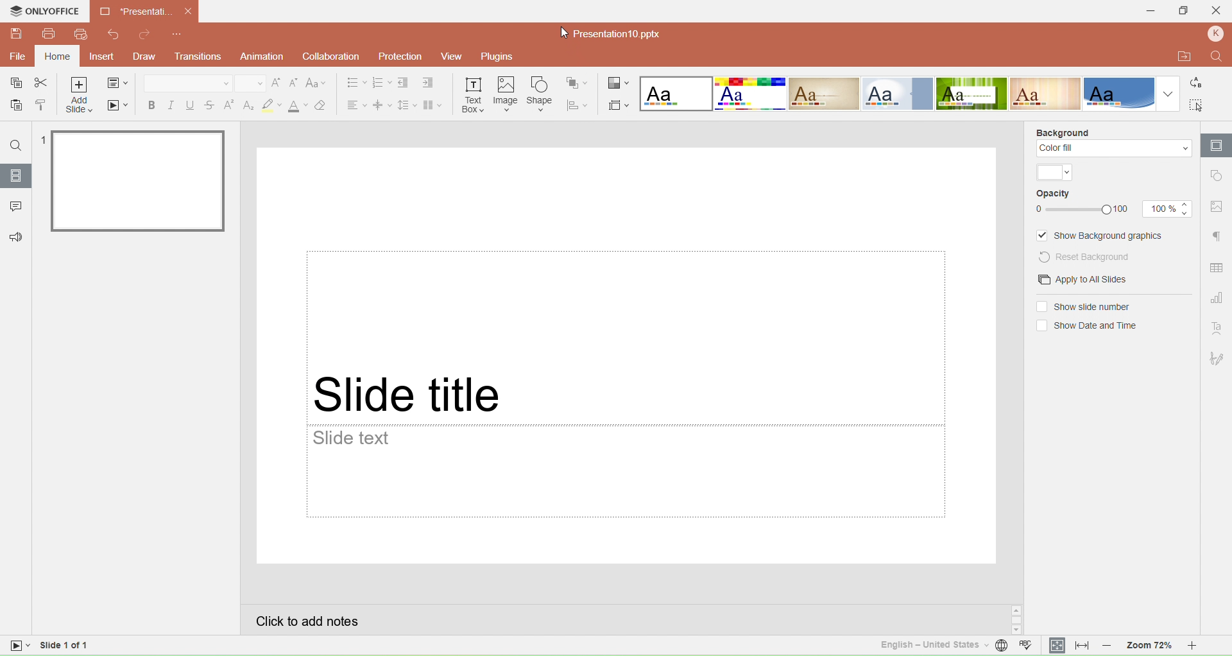  What do you see at coordinates (1218, 12) in the screenshot?
I see `Close` at bounding box center [1218, 12].